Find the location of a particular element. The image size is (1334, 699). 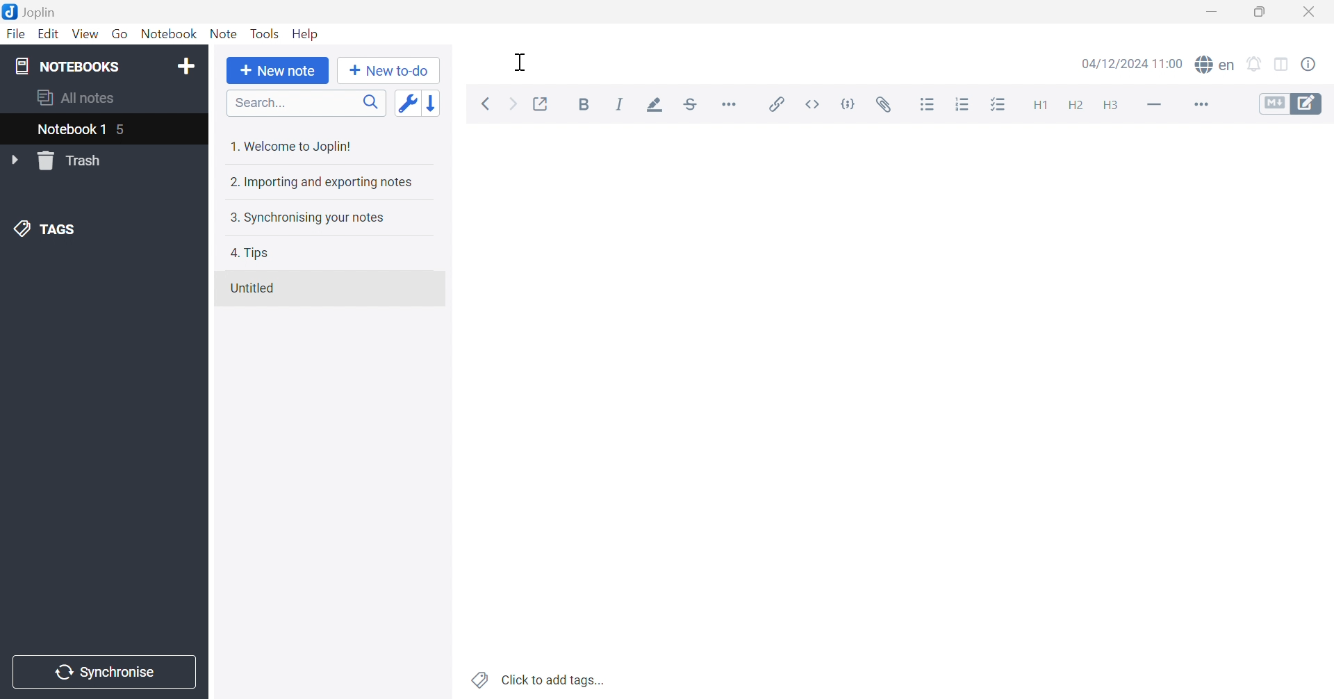

Notebook is located at coordinates (172, 36).